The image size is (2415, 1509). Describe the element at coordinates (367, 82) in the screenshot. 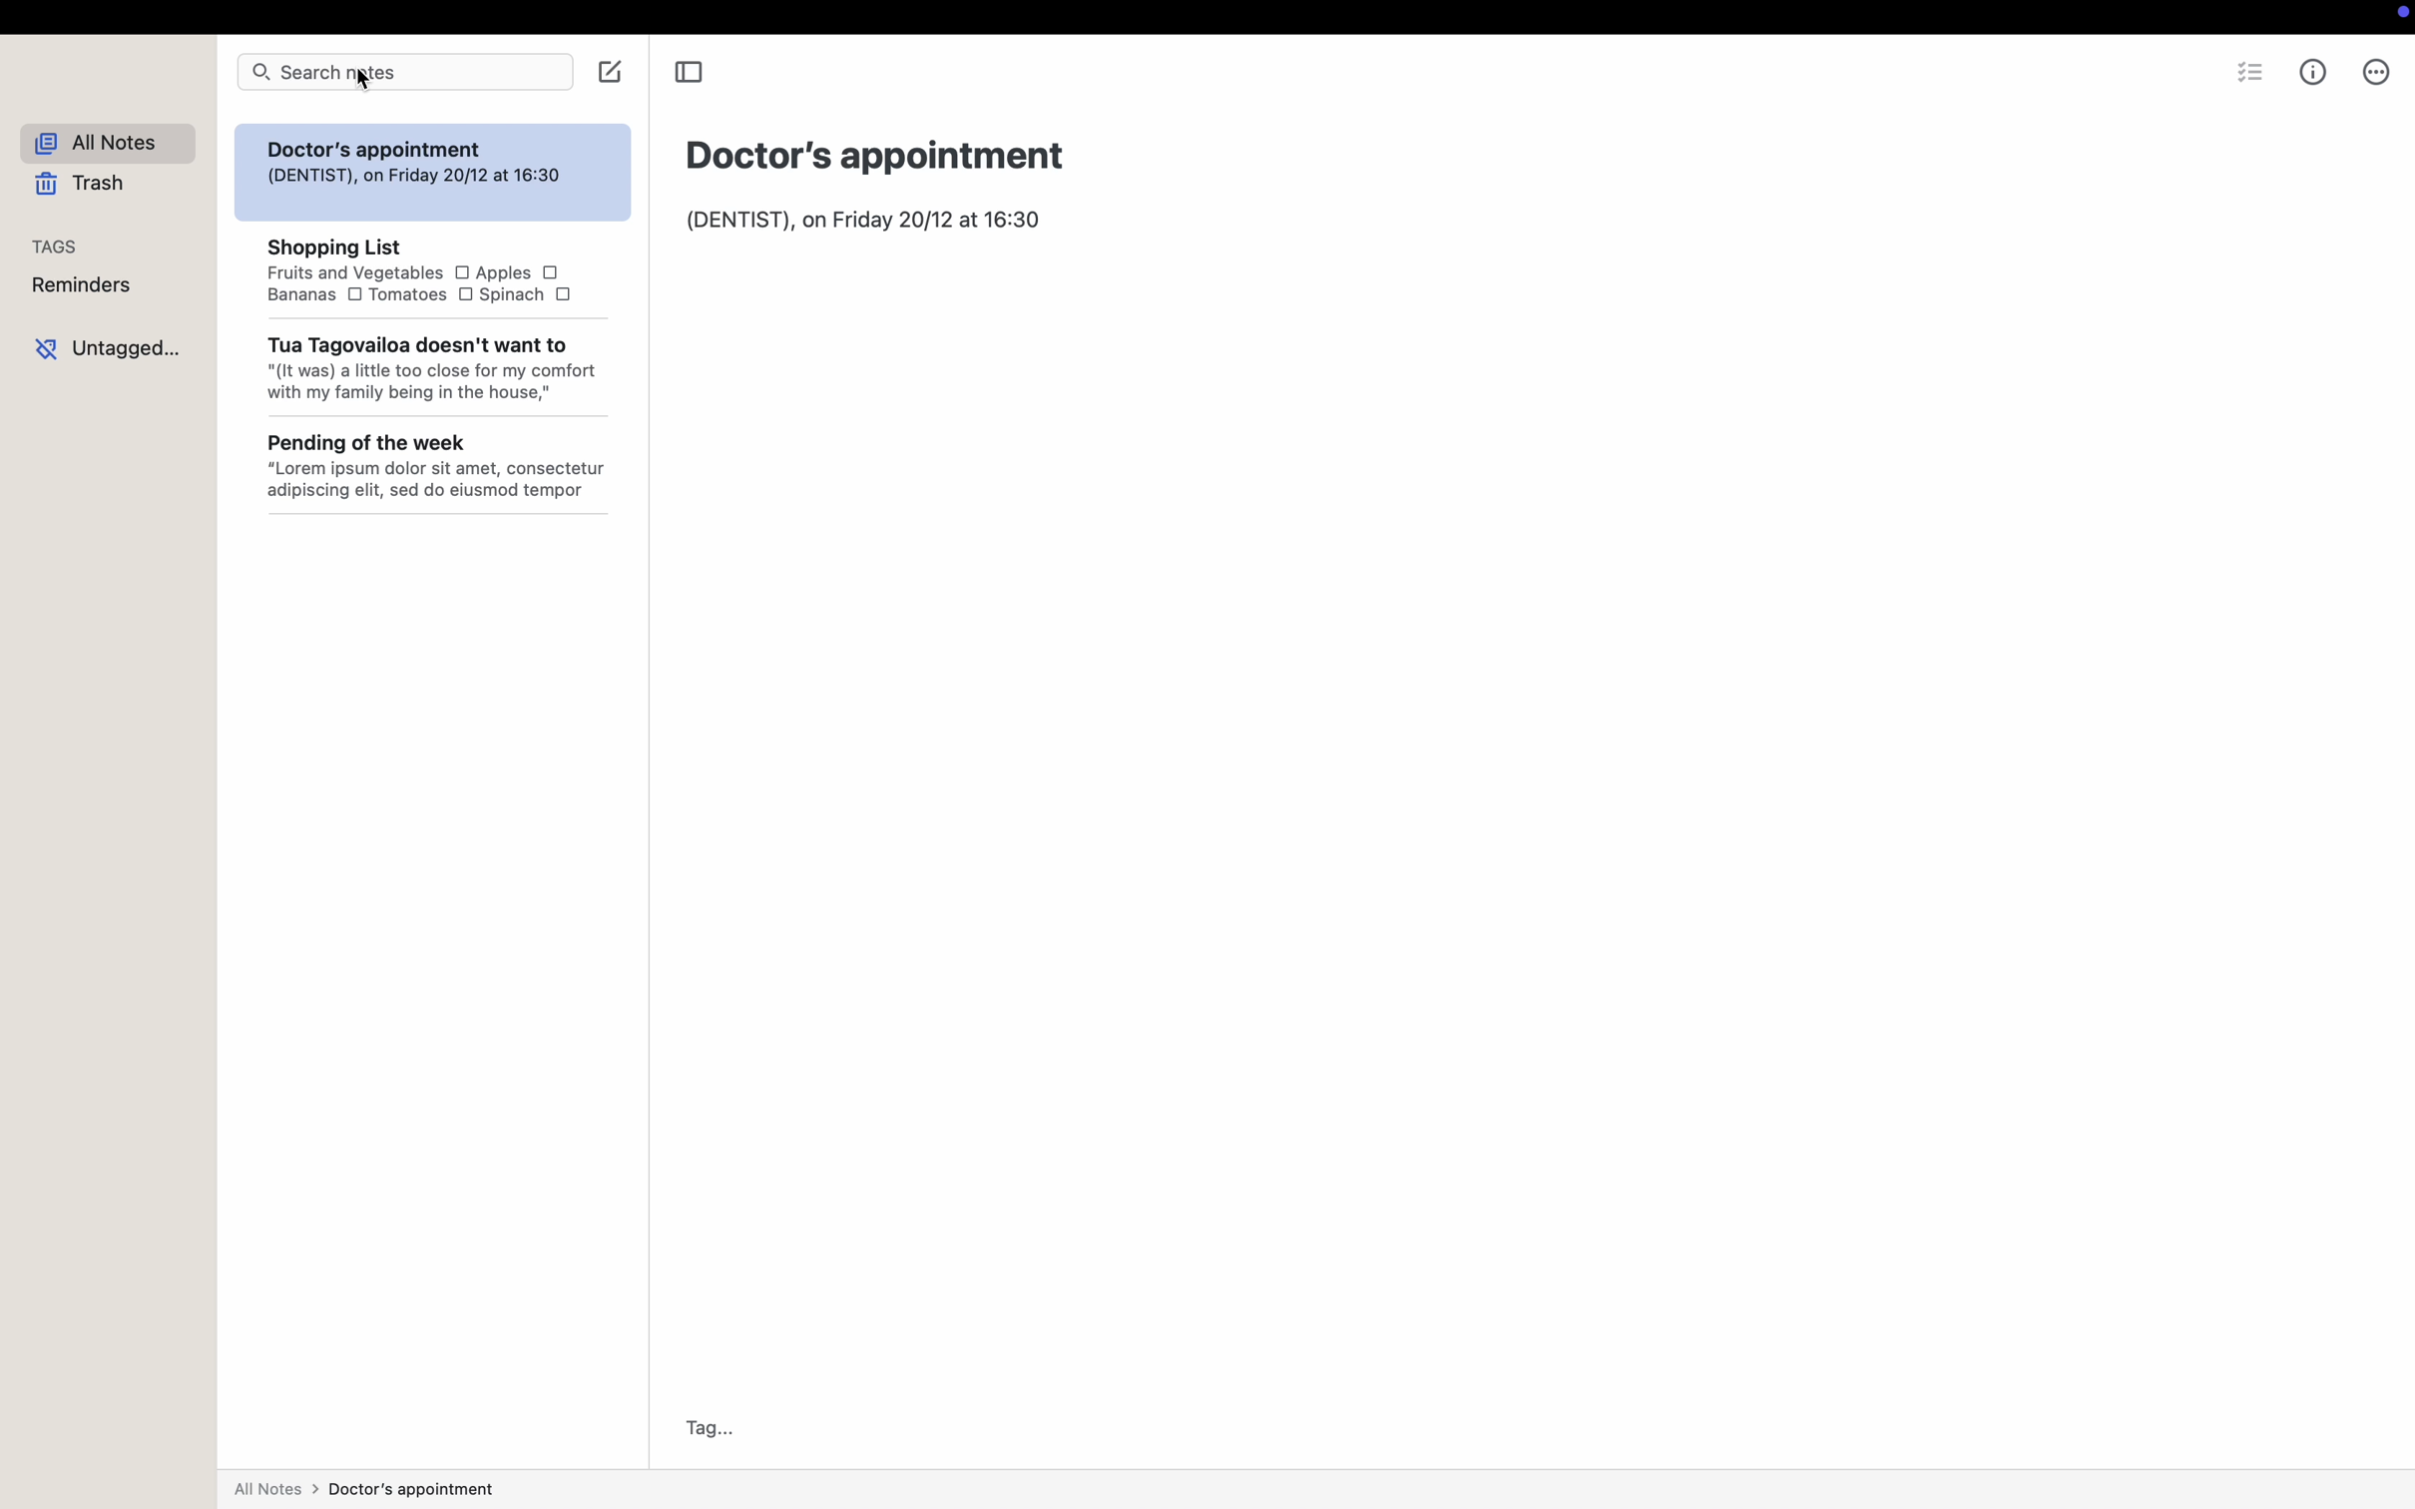

I see `cursor` at that location.